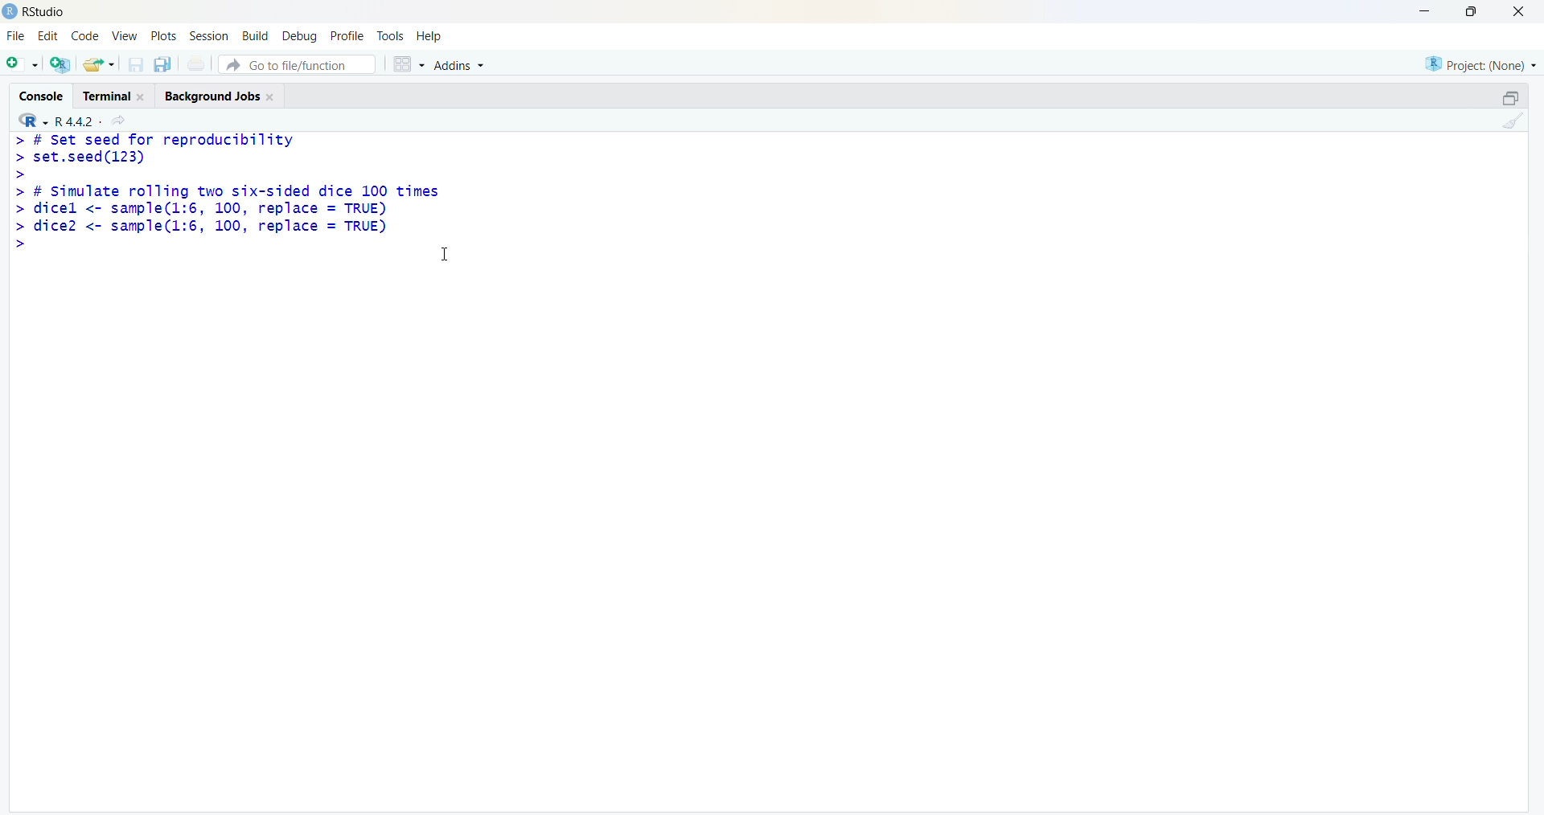  What do you see at coordinates (409, 64) in the screenshot?
I see `grid` at bounding box center [409, 64].